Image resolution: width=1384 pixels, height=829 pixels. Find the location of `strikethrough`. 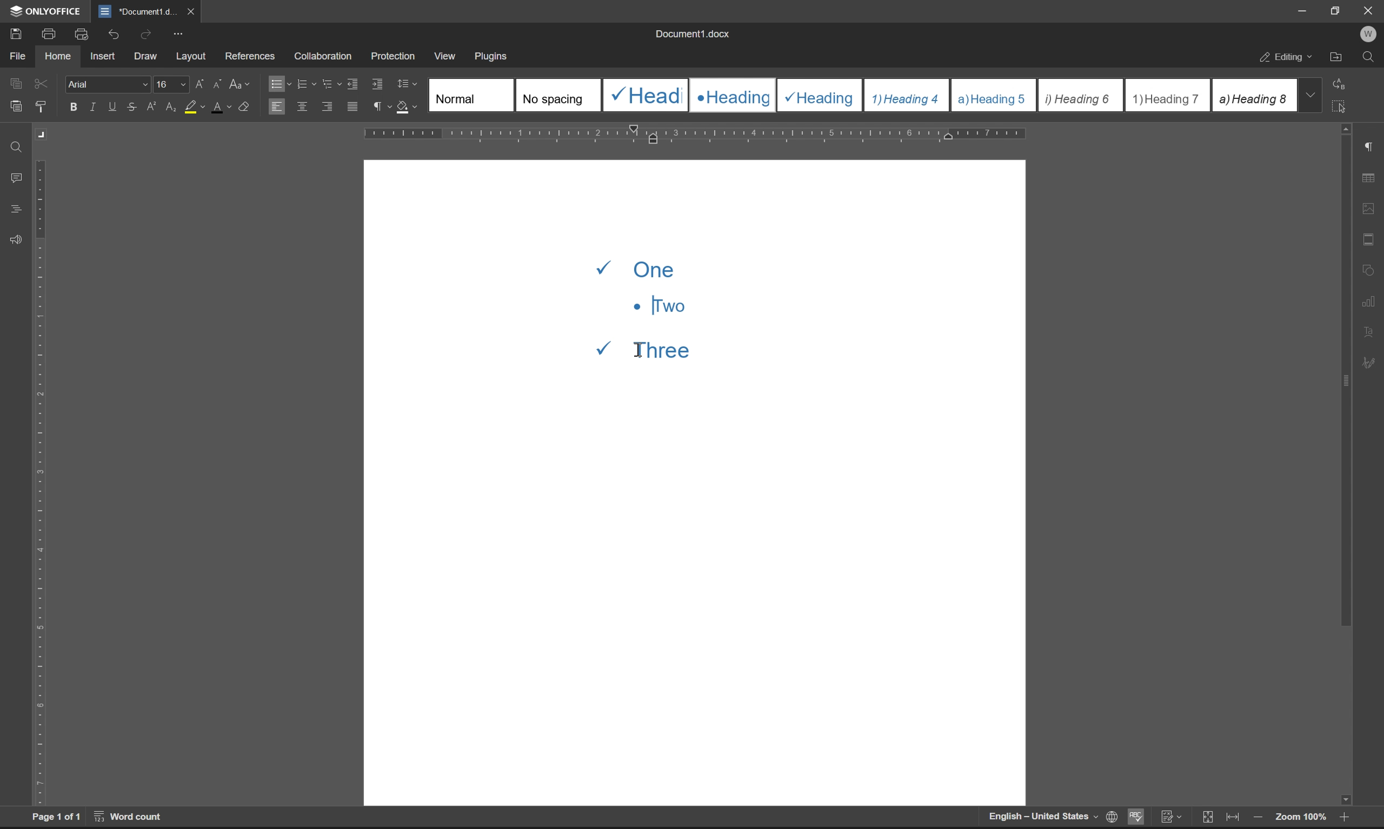

strikethrough is located at coordinates (134, 106).